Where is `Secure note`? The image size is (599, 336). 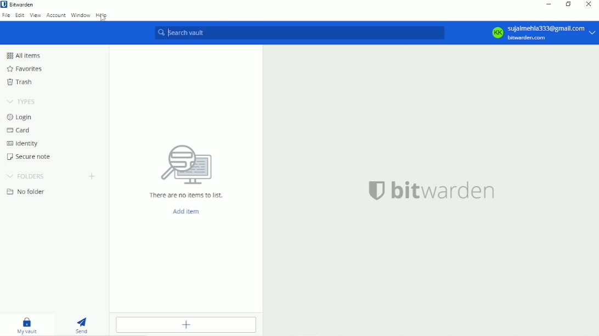 Secure note is located at coordinates (29, 157).